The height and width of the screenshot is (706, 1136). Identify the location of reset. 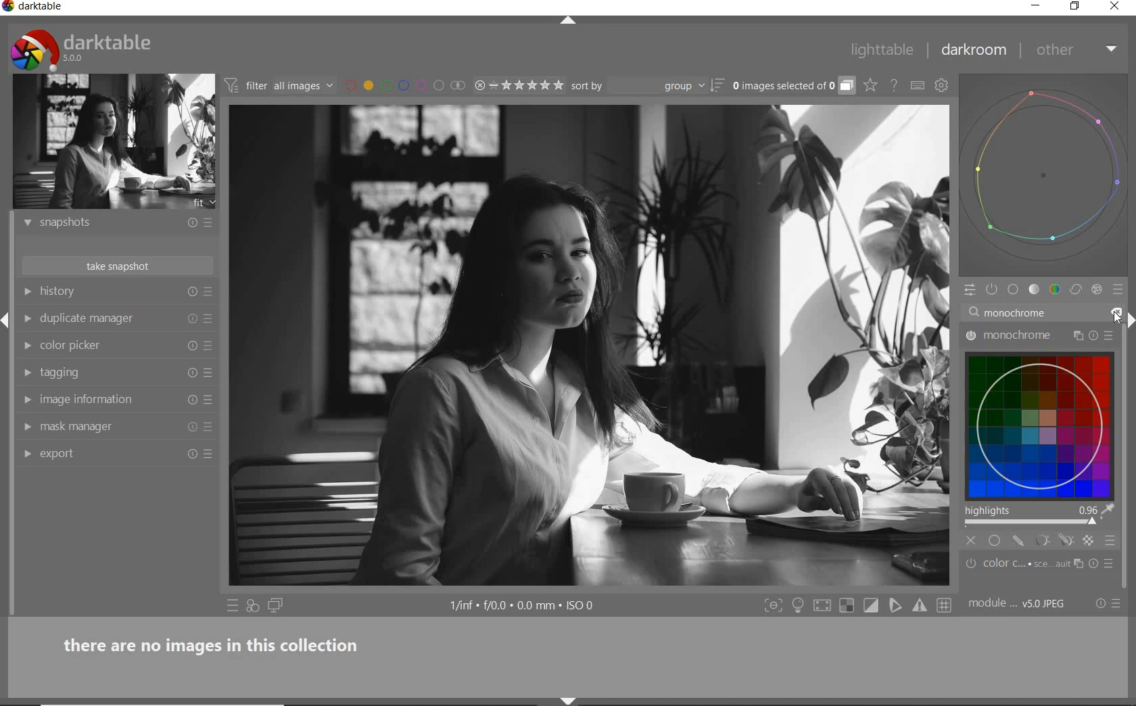
(191, 319).